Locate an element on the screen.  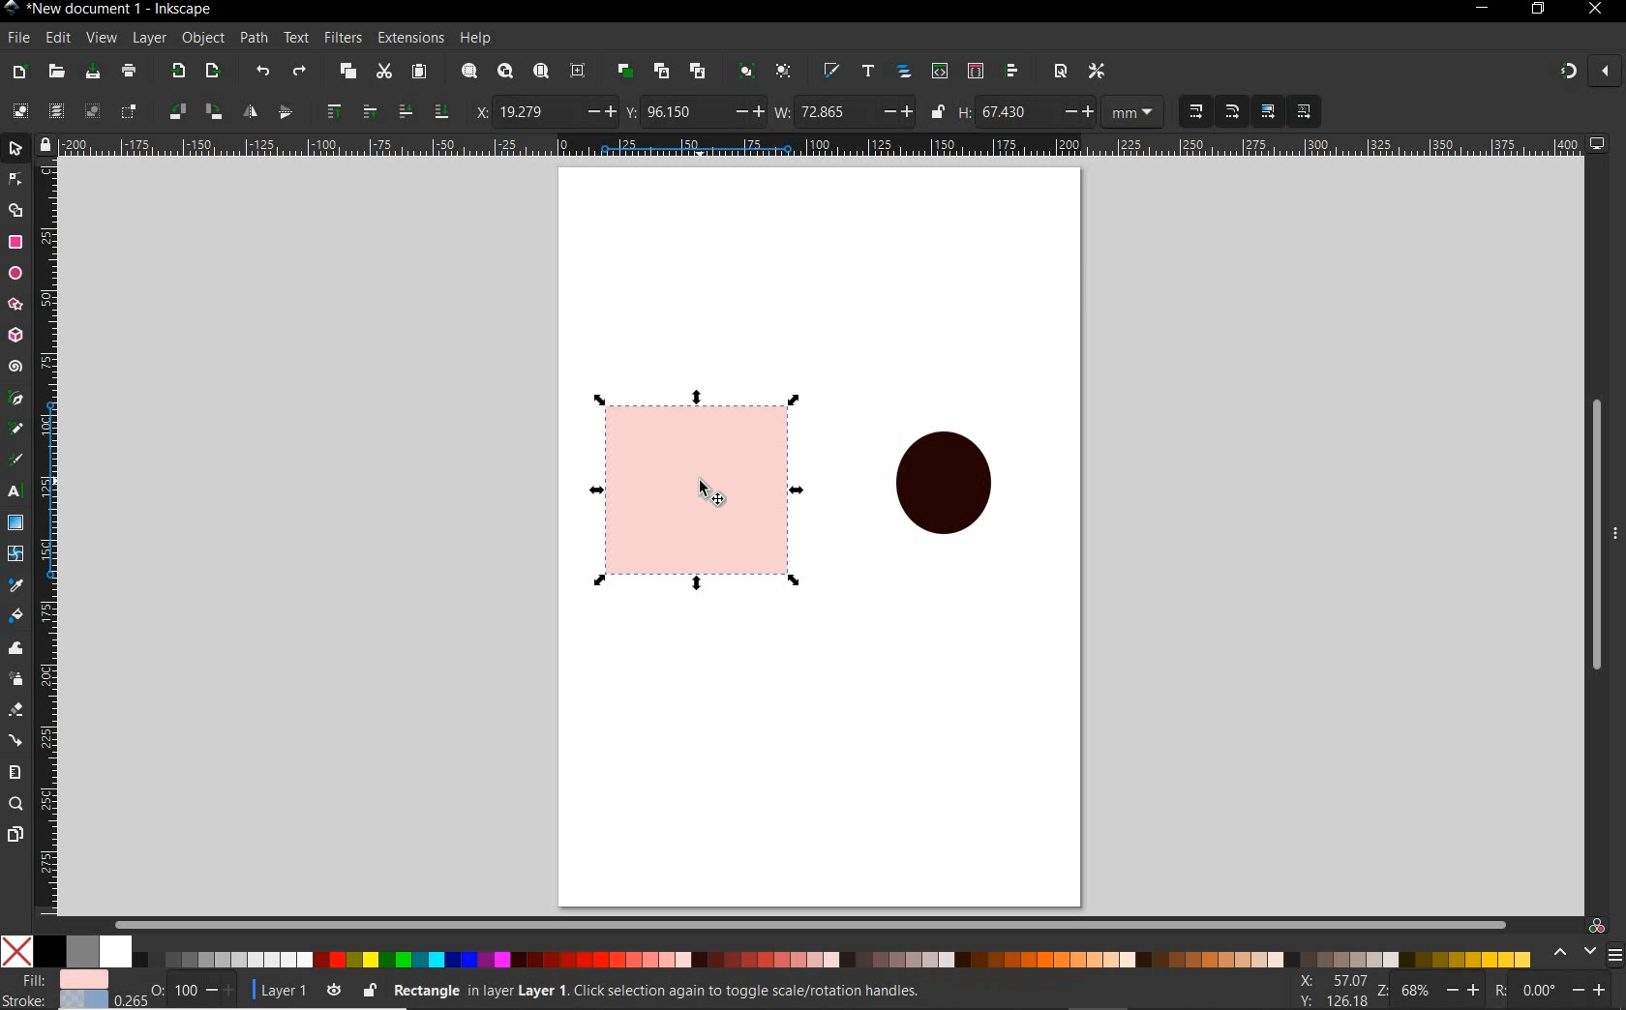
object flip horizontal is located at coordinates (251, 111).